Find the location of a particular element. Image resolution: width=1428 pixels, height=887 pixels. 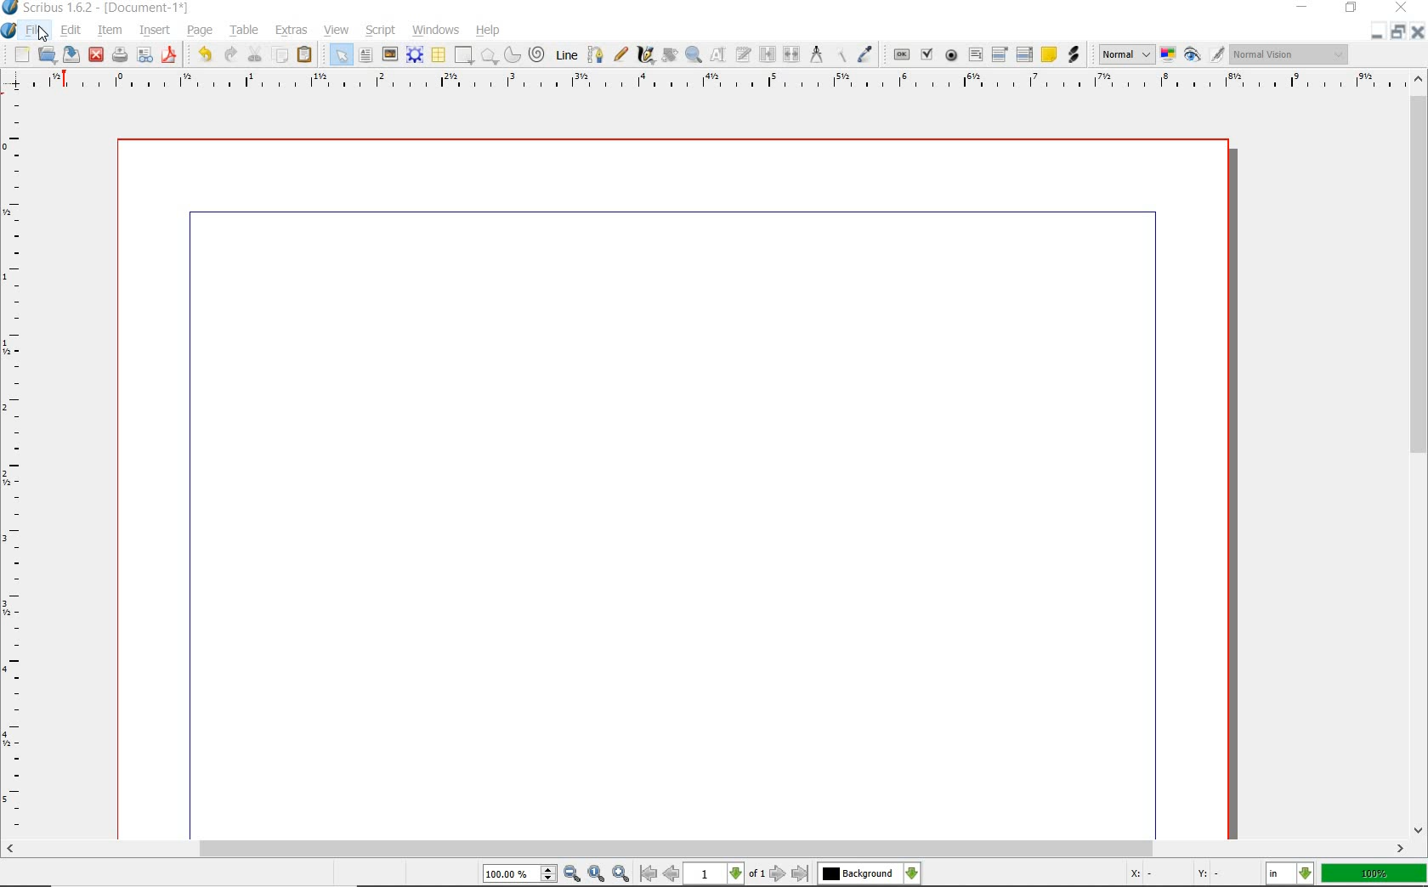

preflight verifier is located at coordinates (146, 54).